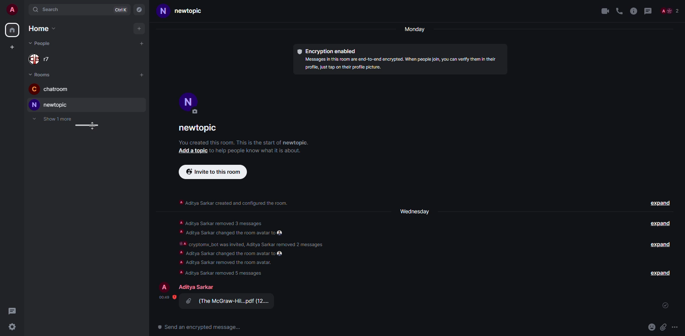  I want to click on add, so click(193, 152).